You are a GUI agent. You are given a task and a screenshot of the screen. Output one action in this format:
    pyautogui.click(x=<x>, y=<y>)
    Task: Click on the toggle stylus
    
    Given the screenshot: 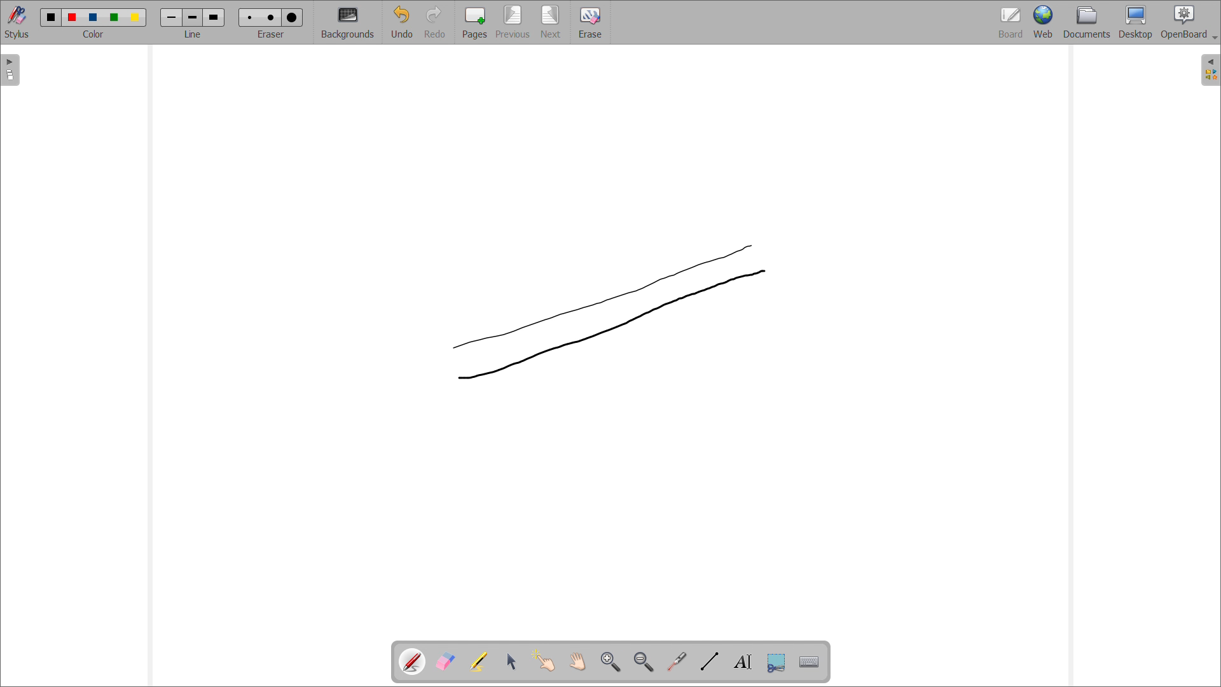 What is the action you would take?
    pyautogui.click(x=17, y=22)
    